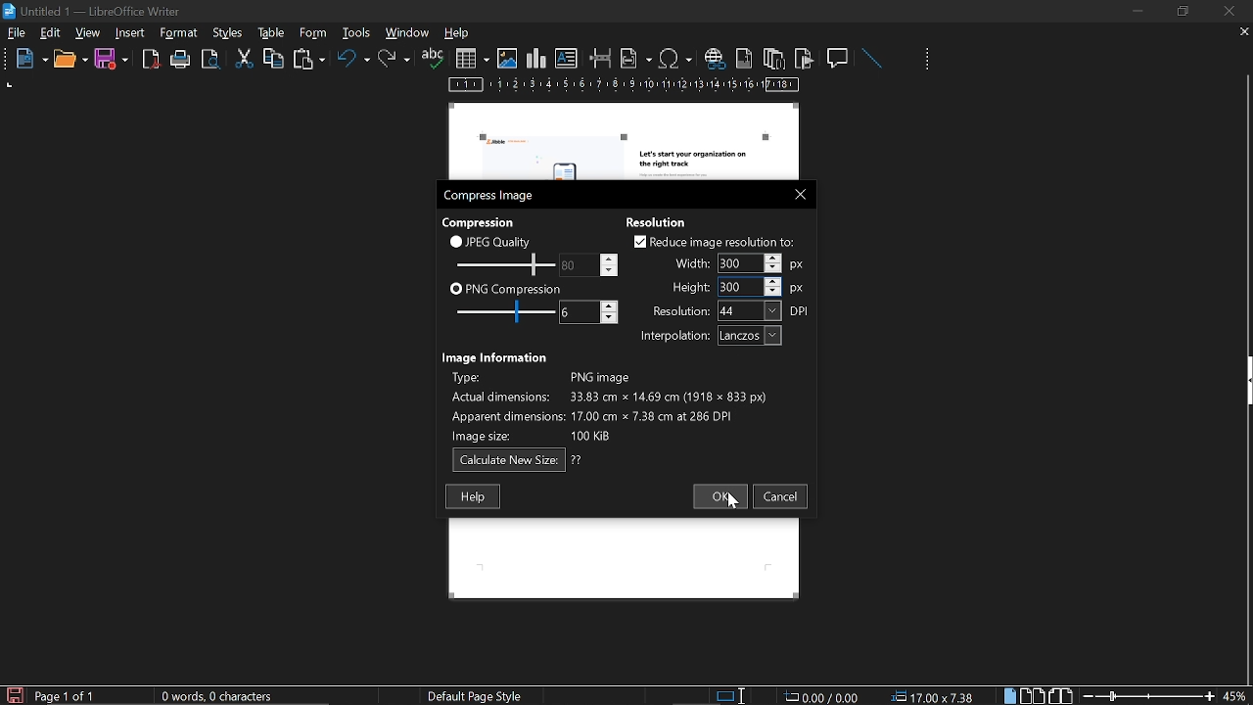  What do you see at coordinates (736, 263) in the screenshot?
I see `width change` at bounding box center [736, 263].